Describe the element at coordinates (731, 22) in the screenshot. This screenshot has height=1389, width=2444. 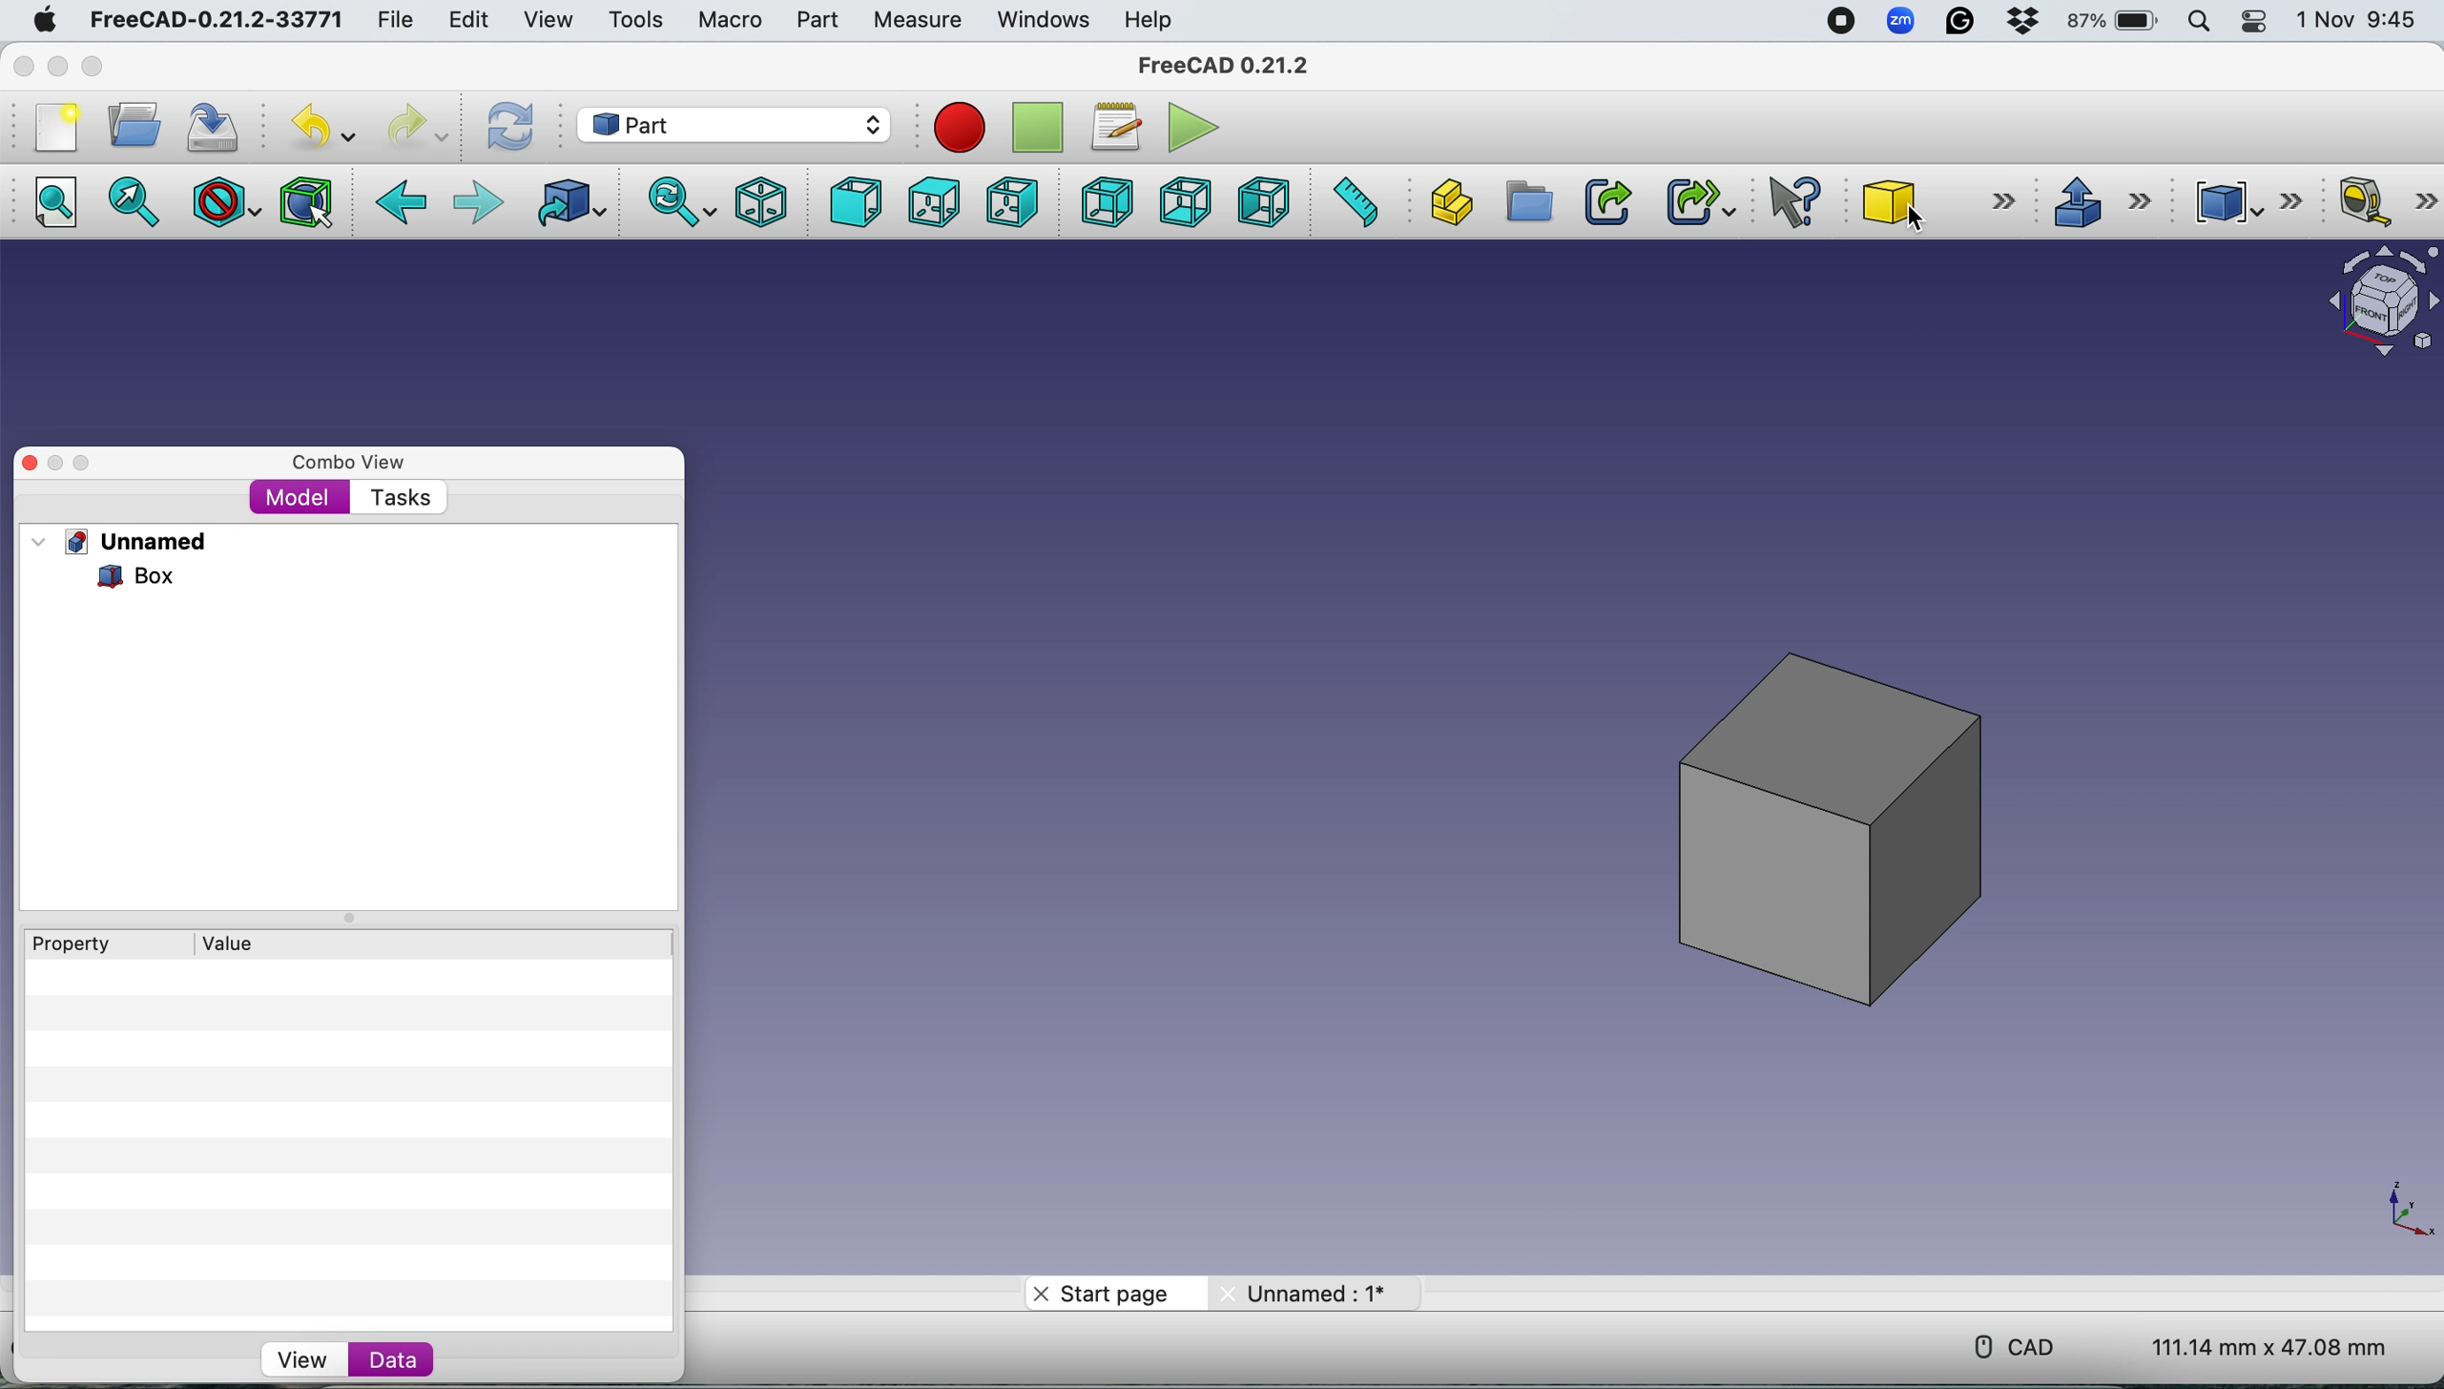
I see `Macro` at that location.